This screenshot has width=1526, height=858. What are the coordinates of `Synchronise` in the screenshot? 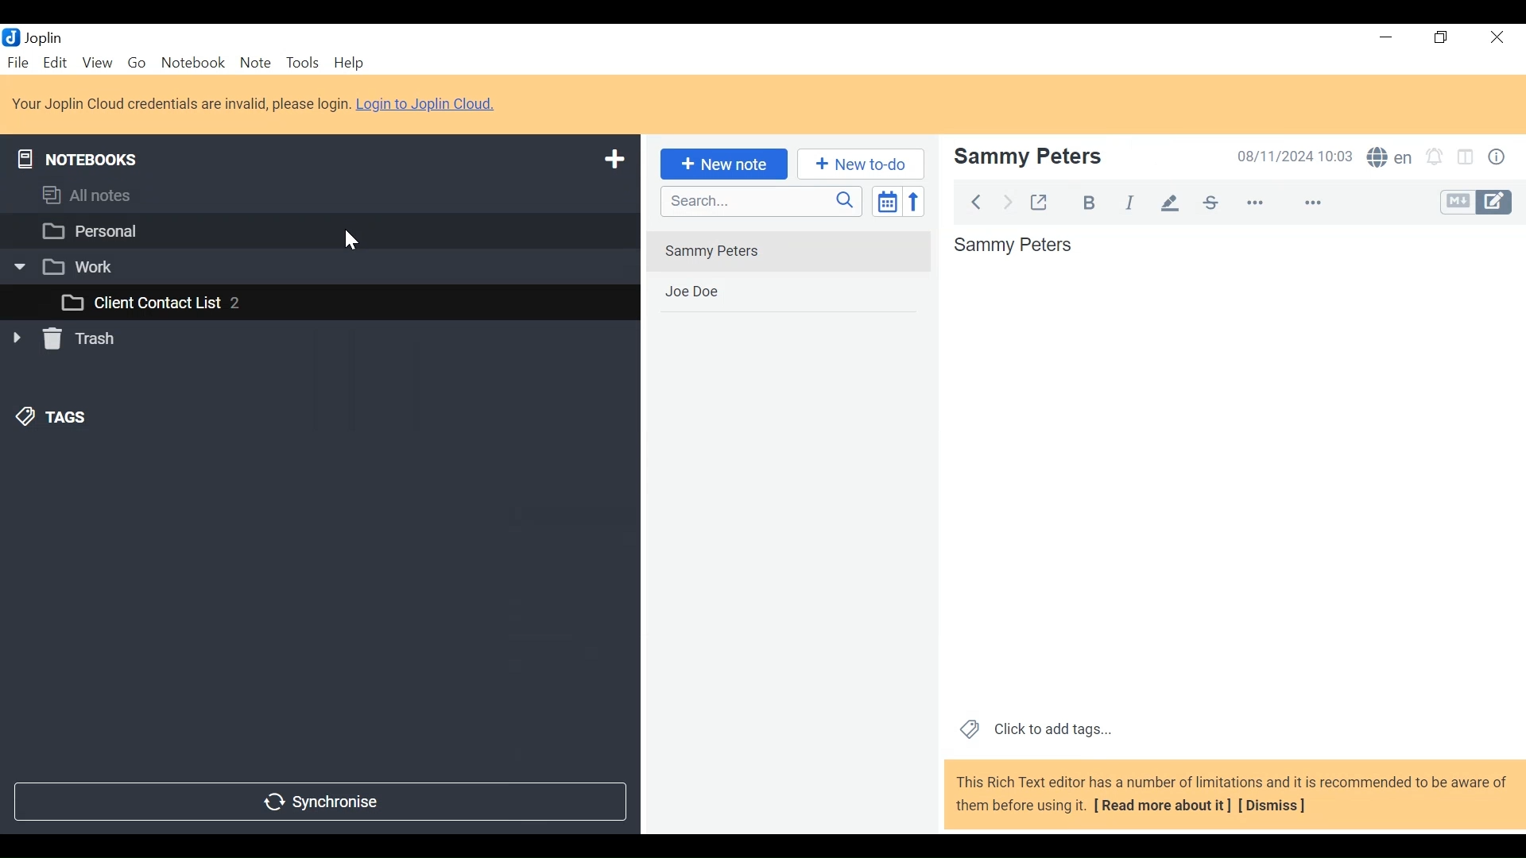 It's located at (323, 802).